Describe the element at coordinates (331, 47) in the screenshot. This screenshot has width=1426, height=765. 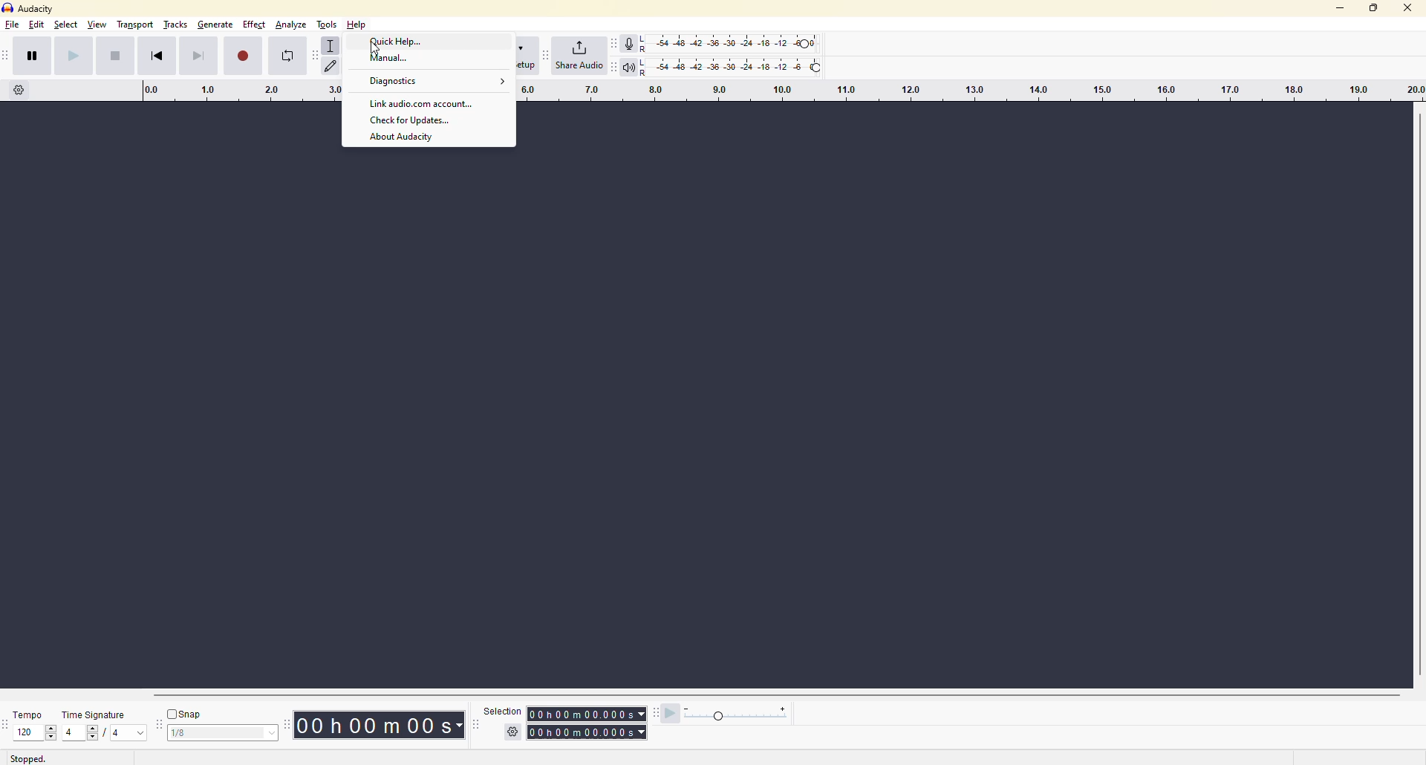
I see `selection tool` at that location.